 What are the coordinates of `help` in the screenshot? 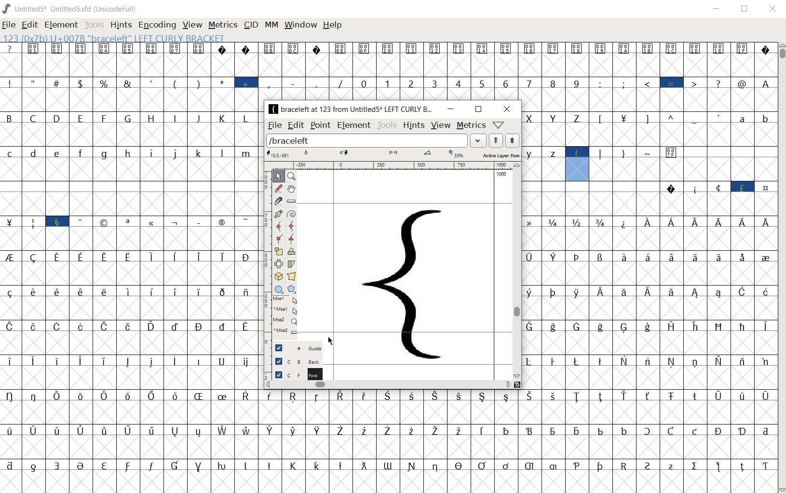 It's located at (332, 26).